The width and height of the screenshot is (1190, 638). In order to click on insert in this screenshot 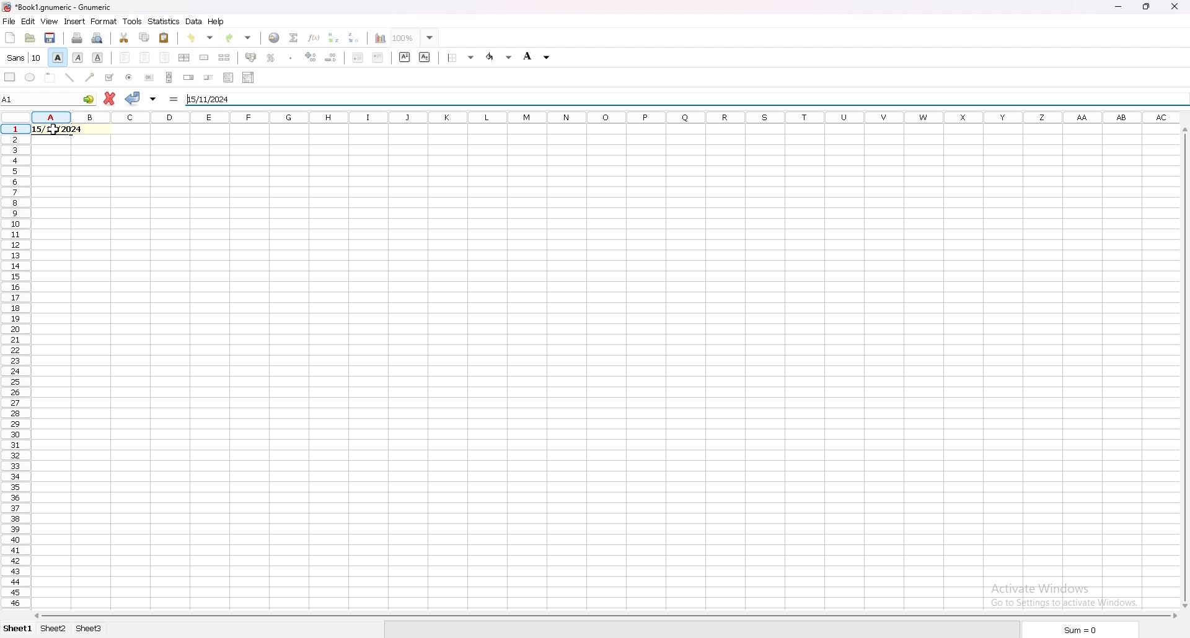, I will do `click(76, 21)`.